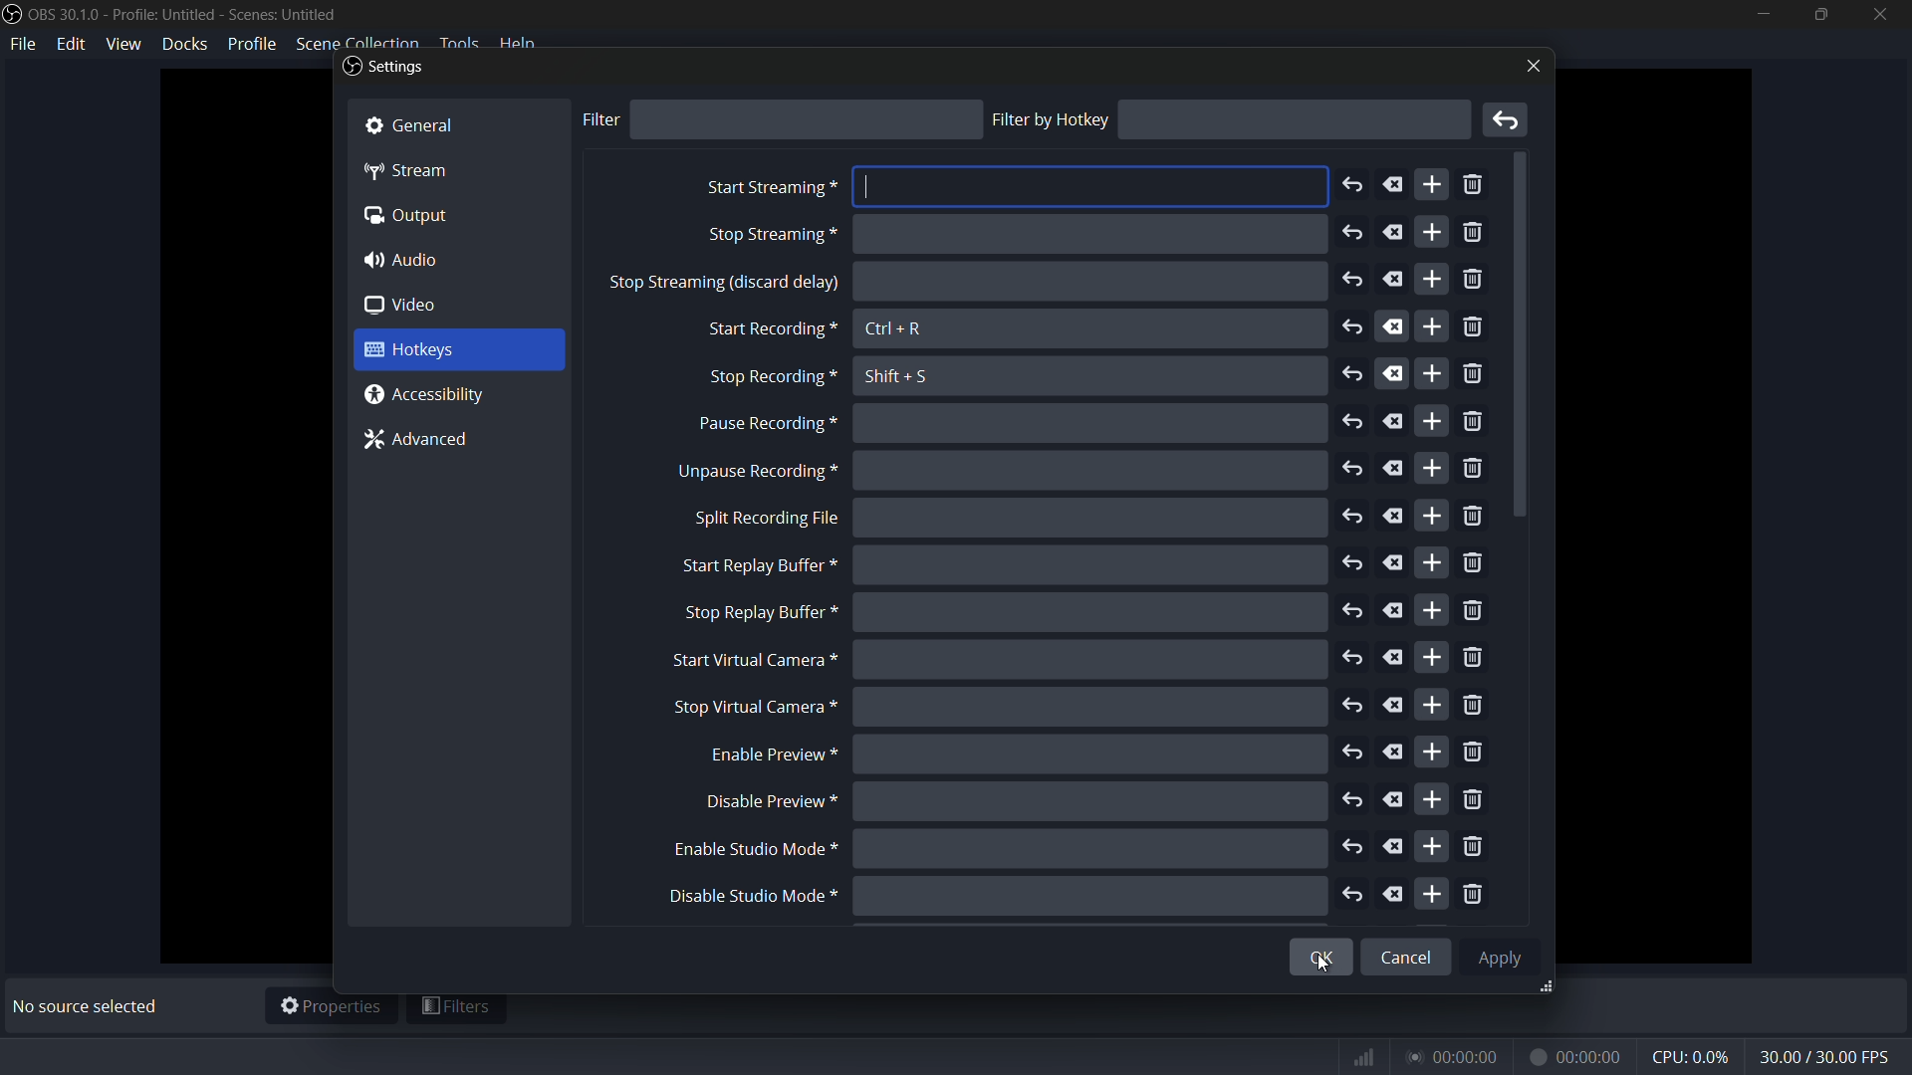 This screenshot has height=1075, width=1912. I want to click on remove, so click(1477, 518).